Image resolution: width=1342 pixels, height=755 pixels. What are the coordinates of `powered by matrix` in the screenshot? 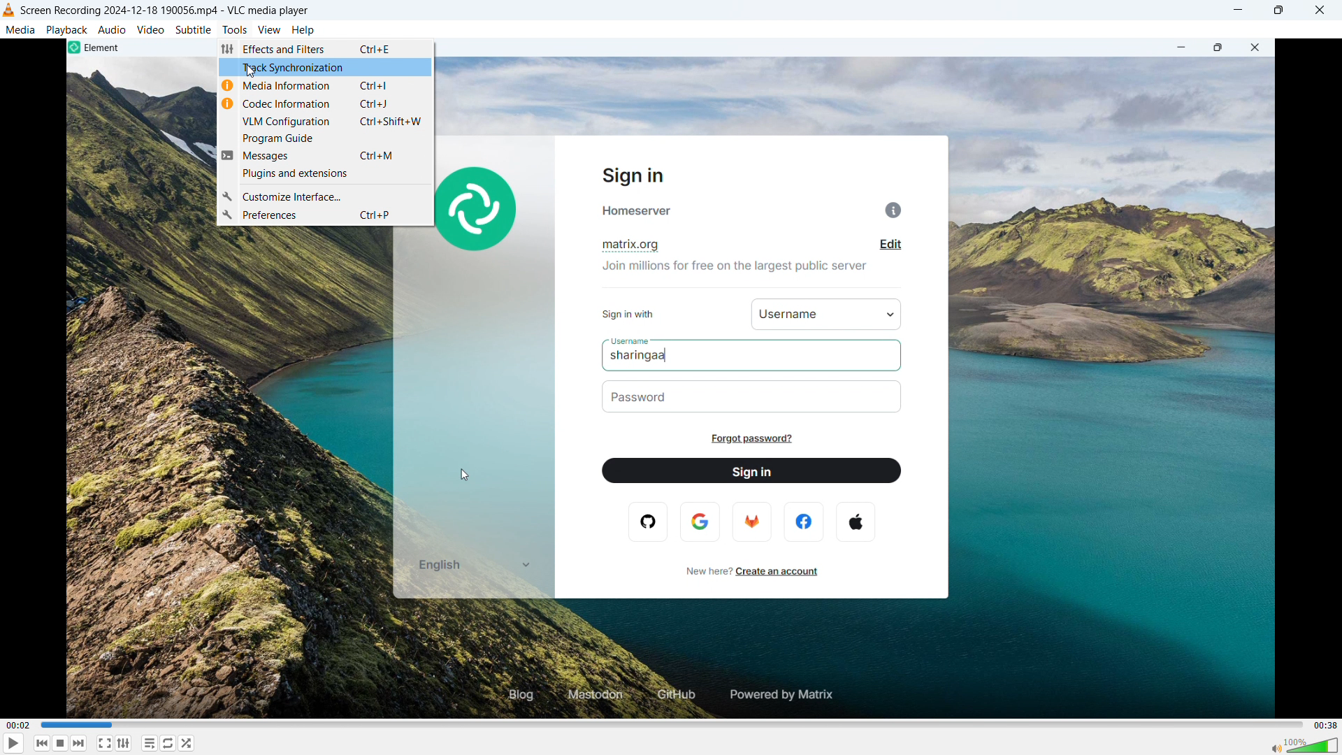 It's located at (781, 694).